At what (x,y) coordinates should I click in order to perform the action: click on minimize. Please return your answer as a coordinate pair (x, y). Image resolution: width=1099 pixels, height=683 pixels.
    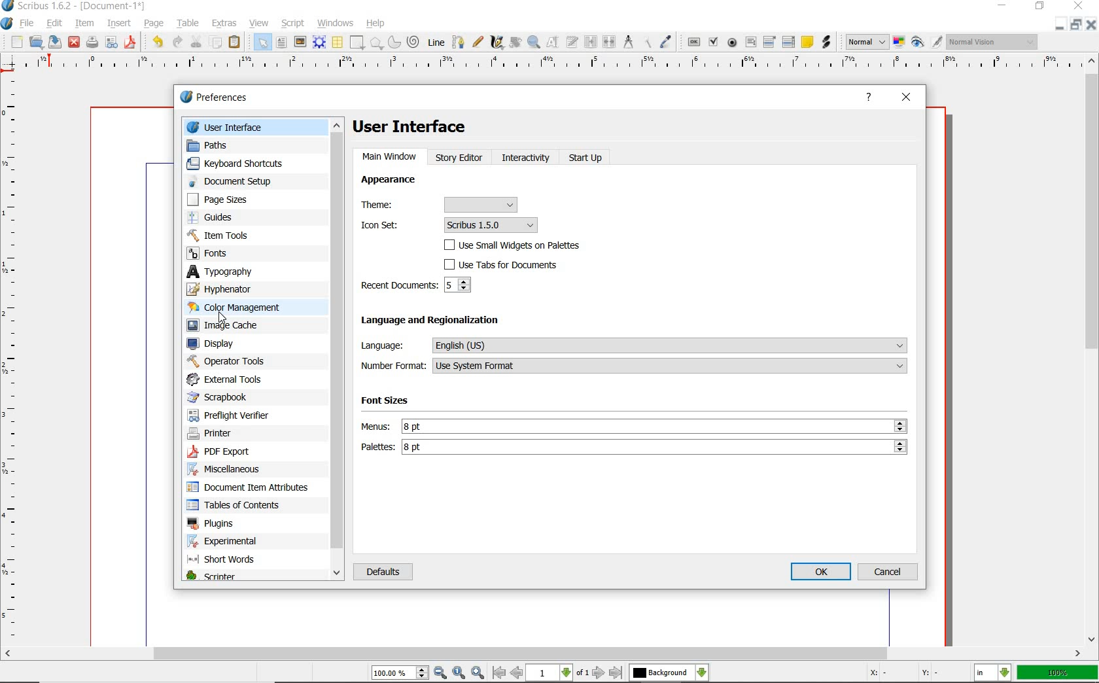
    Looking at the image, I should click on (1004, 7).